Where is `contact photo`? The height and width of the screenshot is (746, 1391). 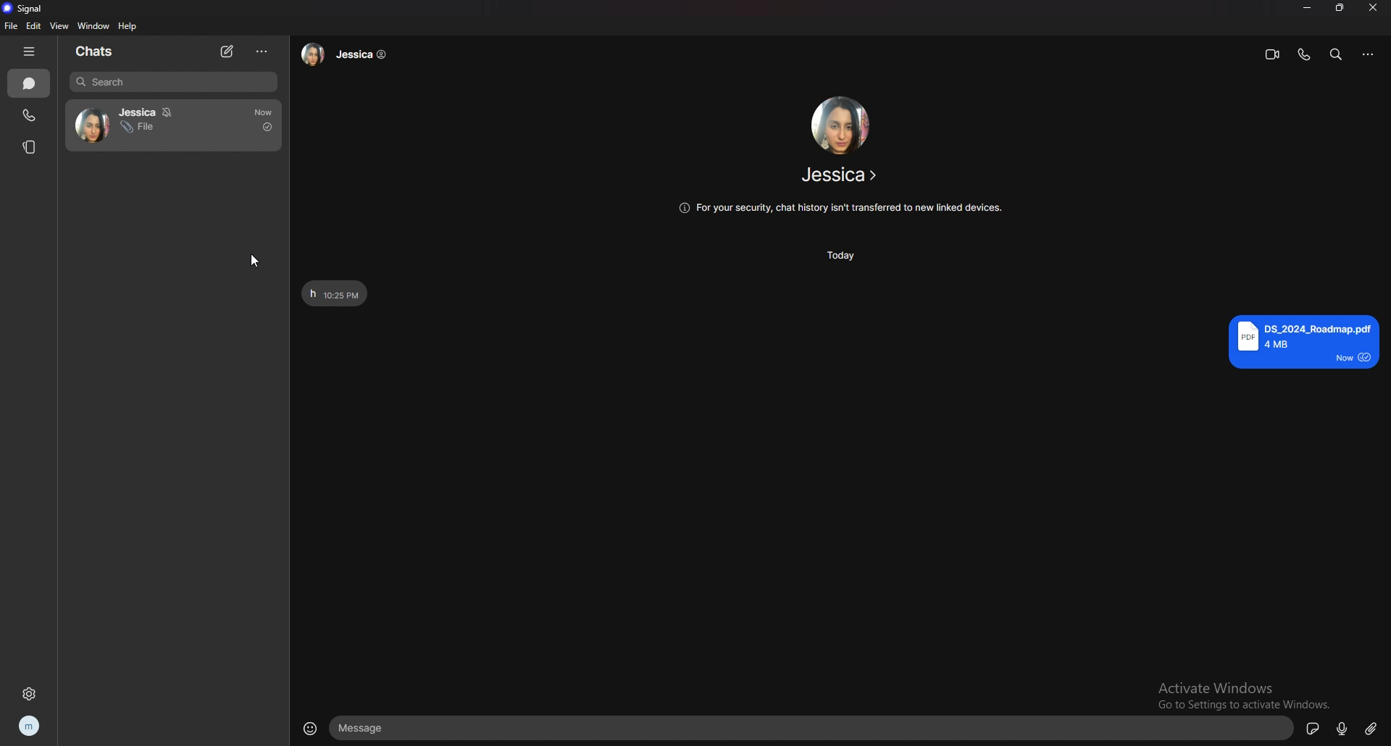 contact photo is located at coordinates (839, 125).